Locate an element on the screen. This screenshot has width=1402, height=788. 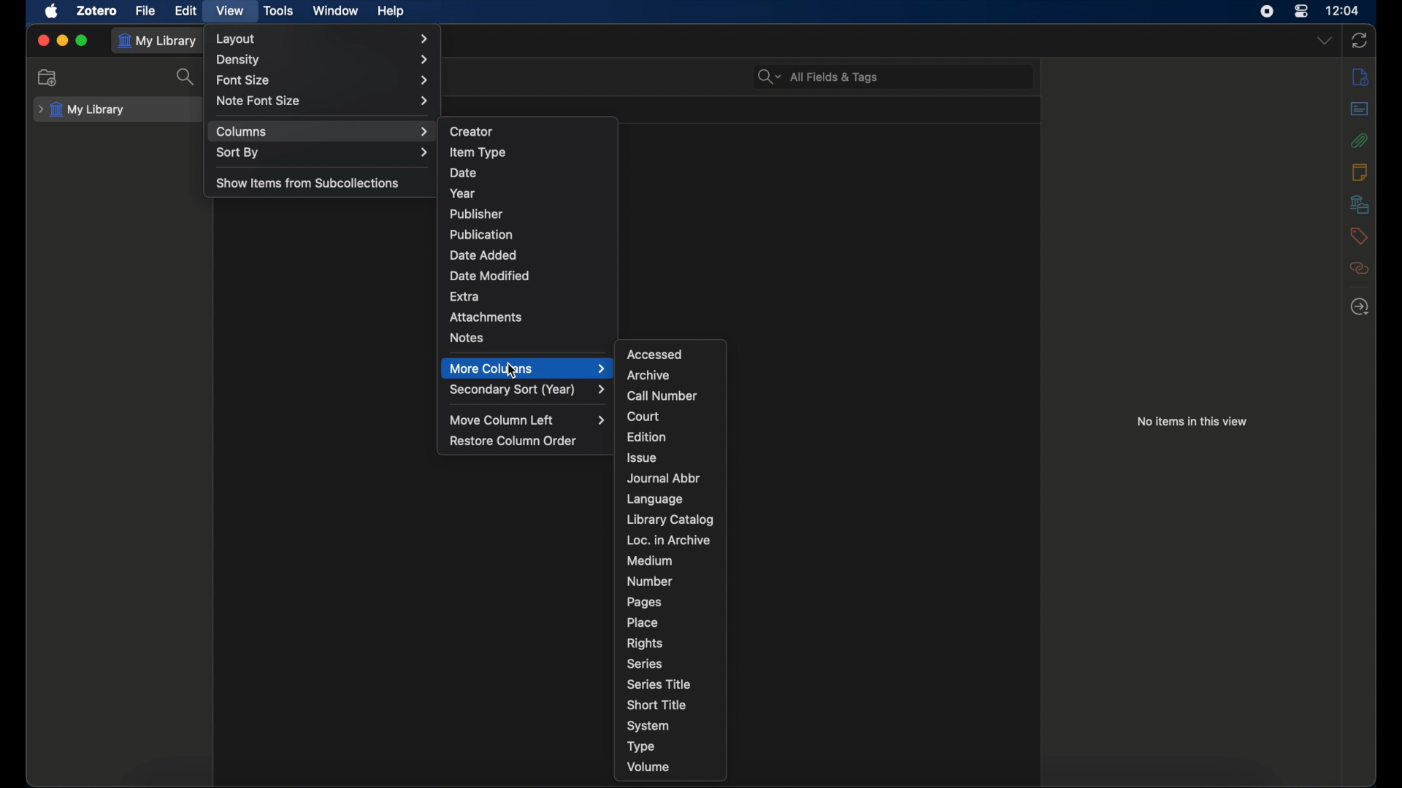
apple  is located at coordinates (52, 11).